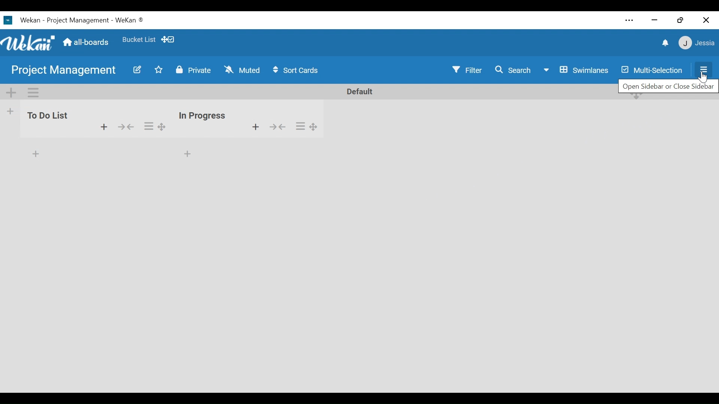  Describe the element at coordinates (309, 126) in the screenshot. I see `options` at that location.